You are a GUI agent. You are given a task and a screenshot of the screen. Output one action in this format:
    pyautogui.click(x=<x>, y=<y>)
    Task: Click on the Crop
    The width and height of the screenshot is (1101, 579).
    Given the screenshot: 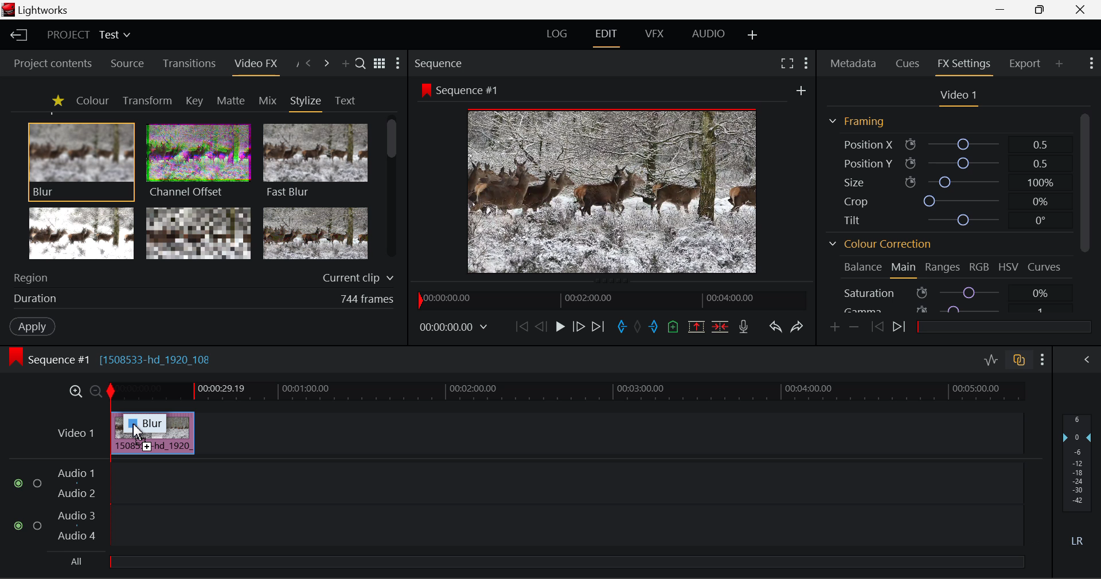 What is the action you would take?
    pyautogui.click(x=945, y=199)
    